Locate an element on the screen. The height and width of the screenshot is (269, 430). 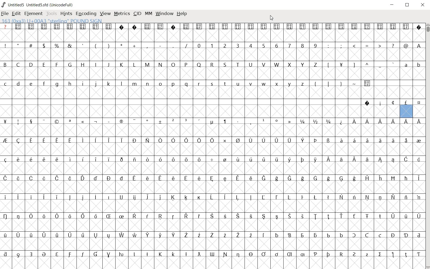
Symbol is located at coordinates (173, 141).